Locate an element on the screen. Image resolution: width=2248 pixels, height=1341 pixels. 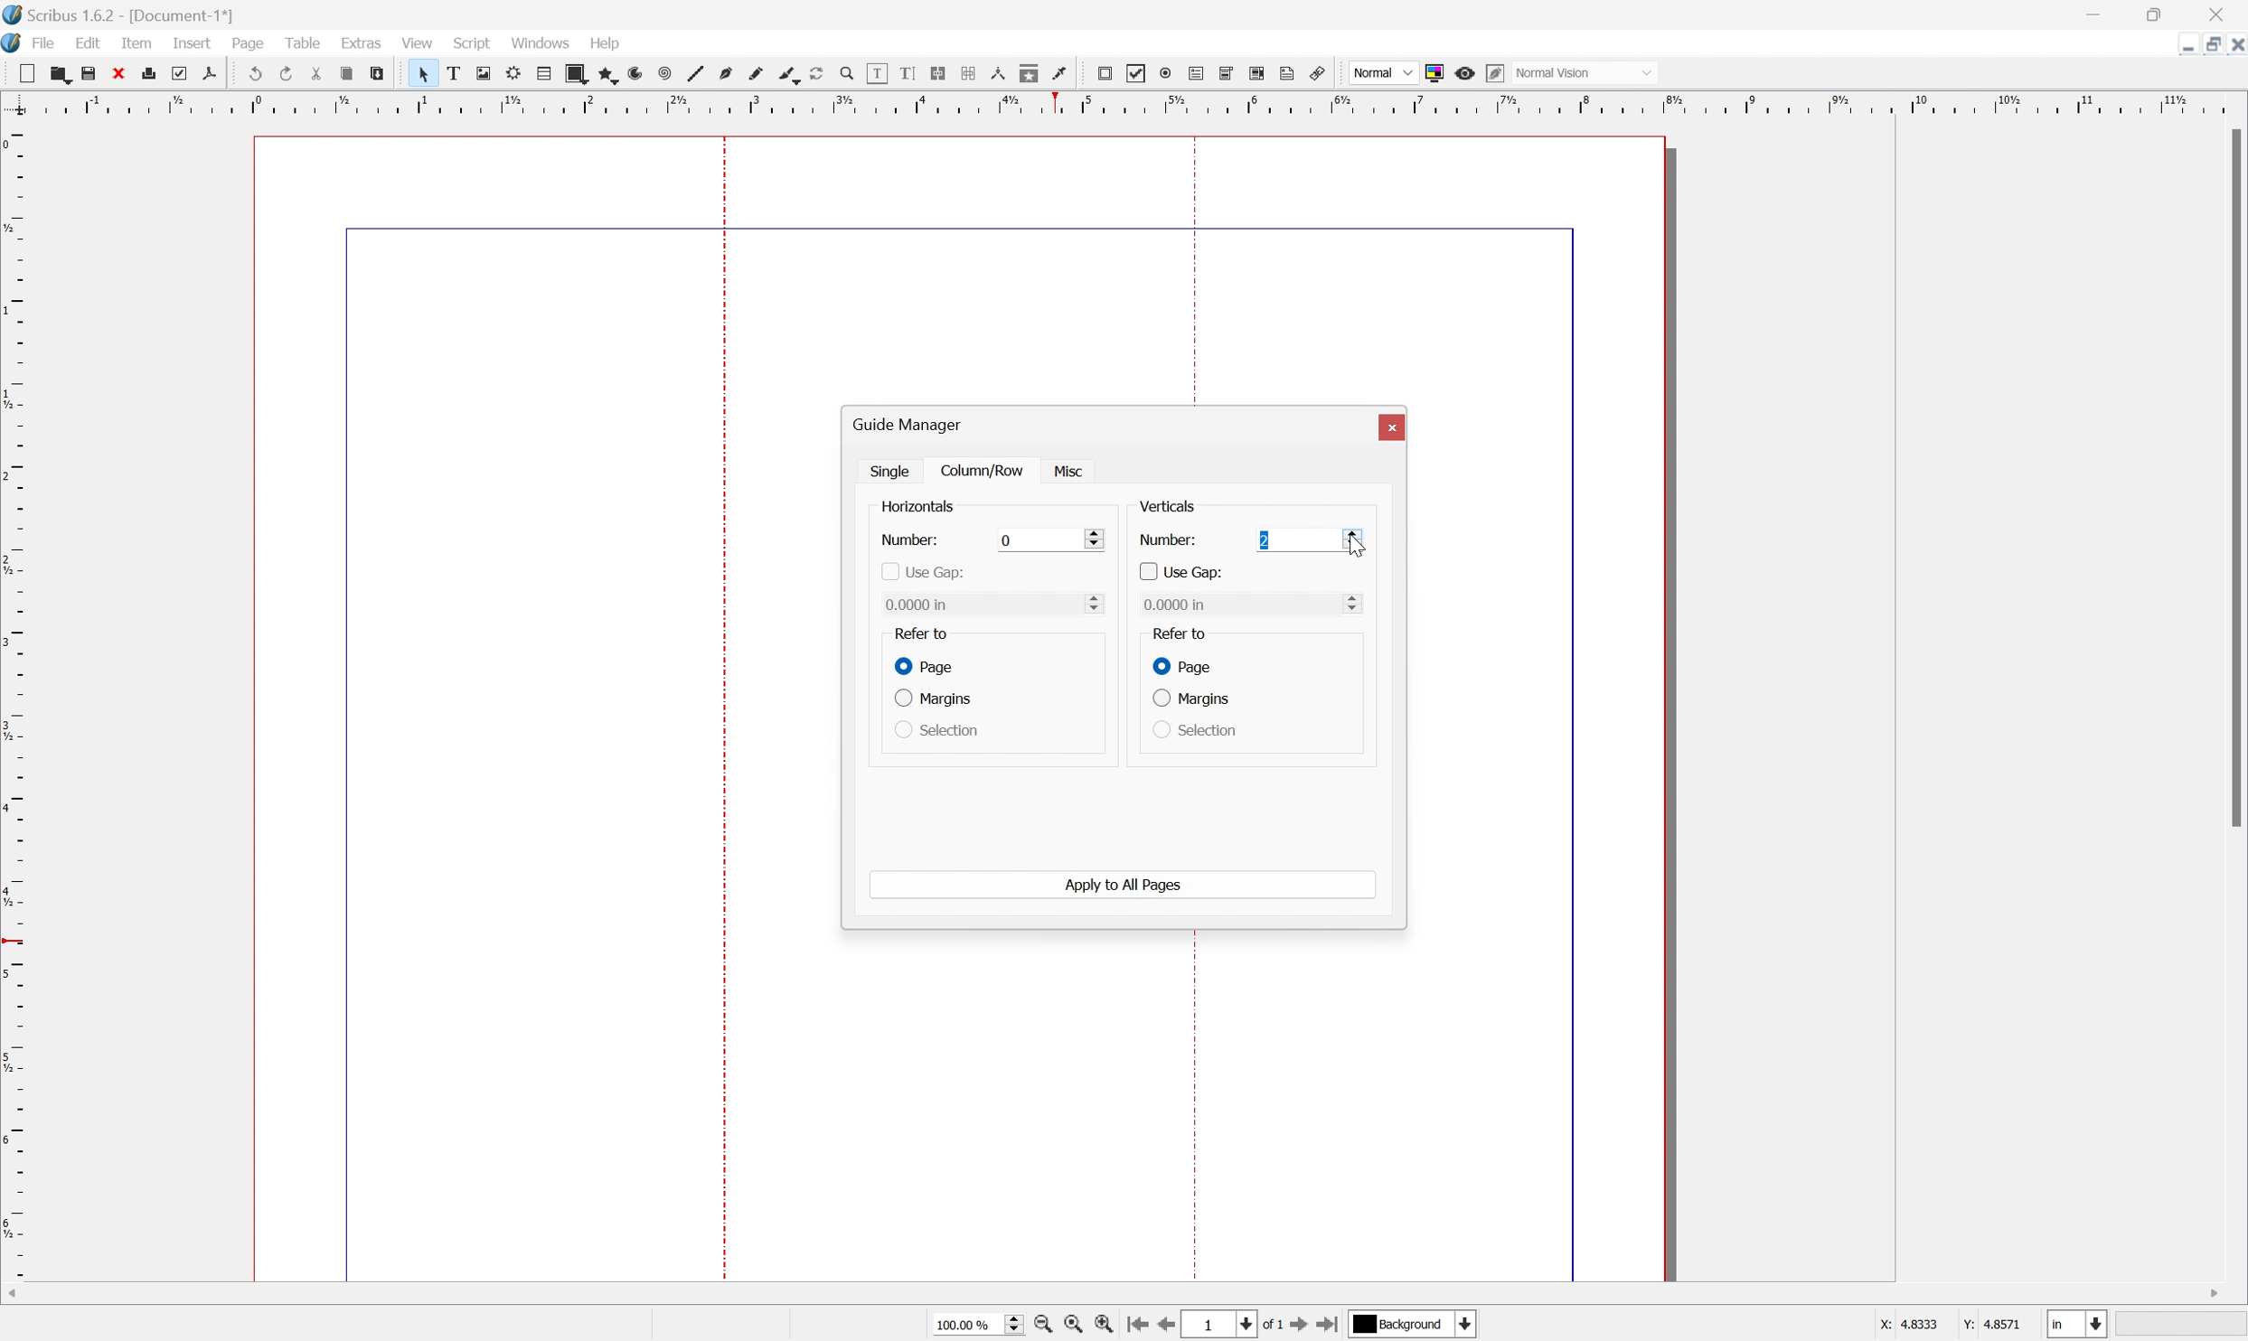
text annotation is located at coordinates (1288, 72).